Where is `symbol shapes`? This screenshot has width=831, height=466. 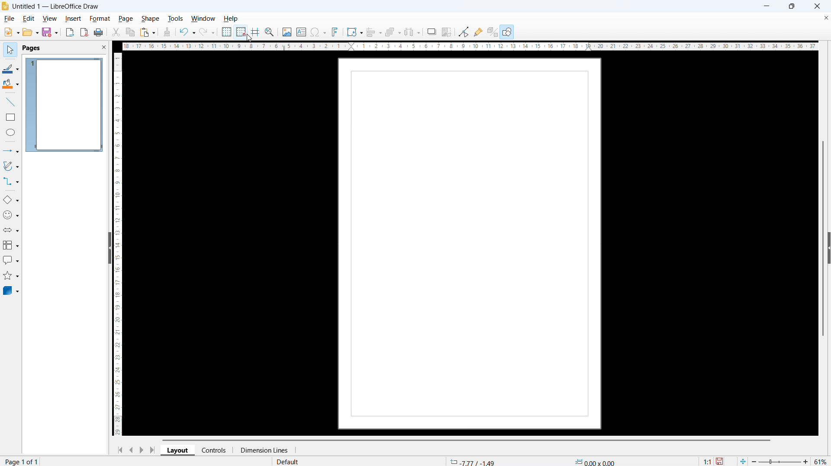 symbol shapes is located at coordinates (10, 215).